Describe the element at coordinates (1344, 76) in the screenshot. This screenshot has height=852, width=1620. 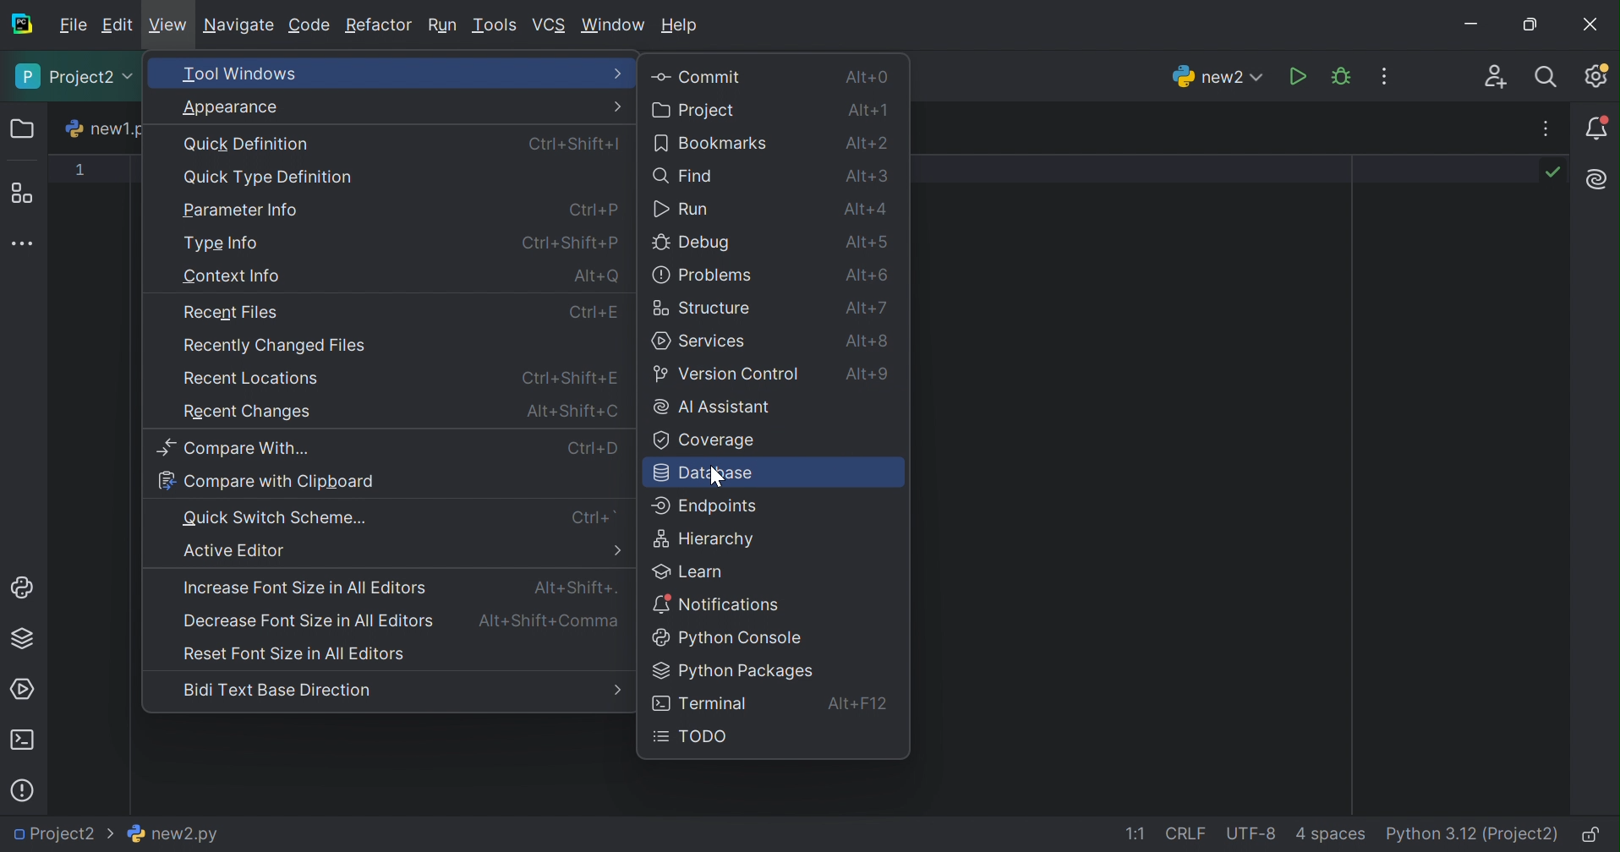
I see `Debug` at that location.